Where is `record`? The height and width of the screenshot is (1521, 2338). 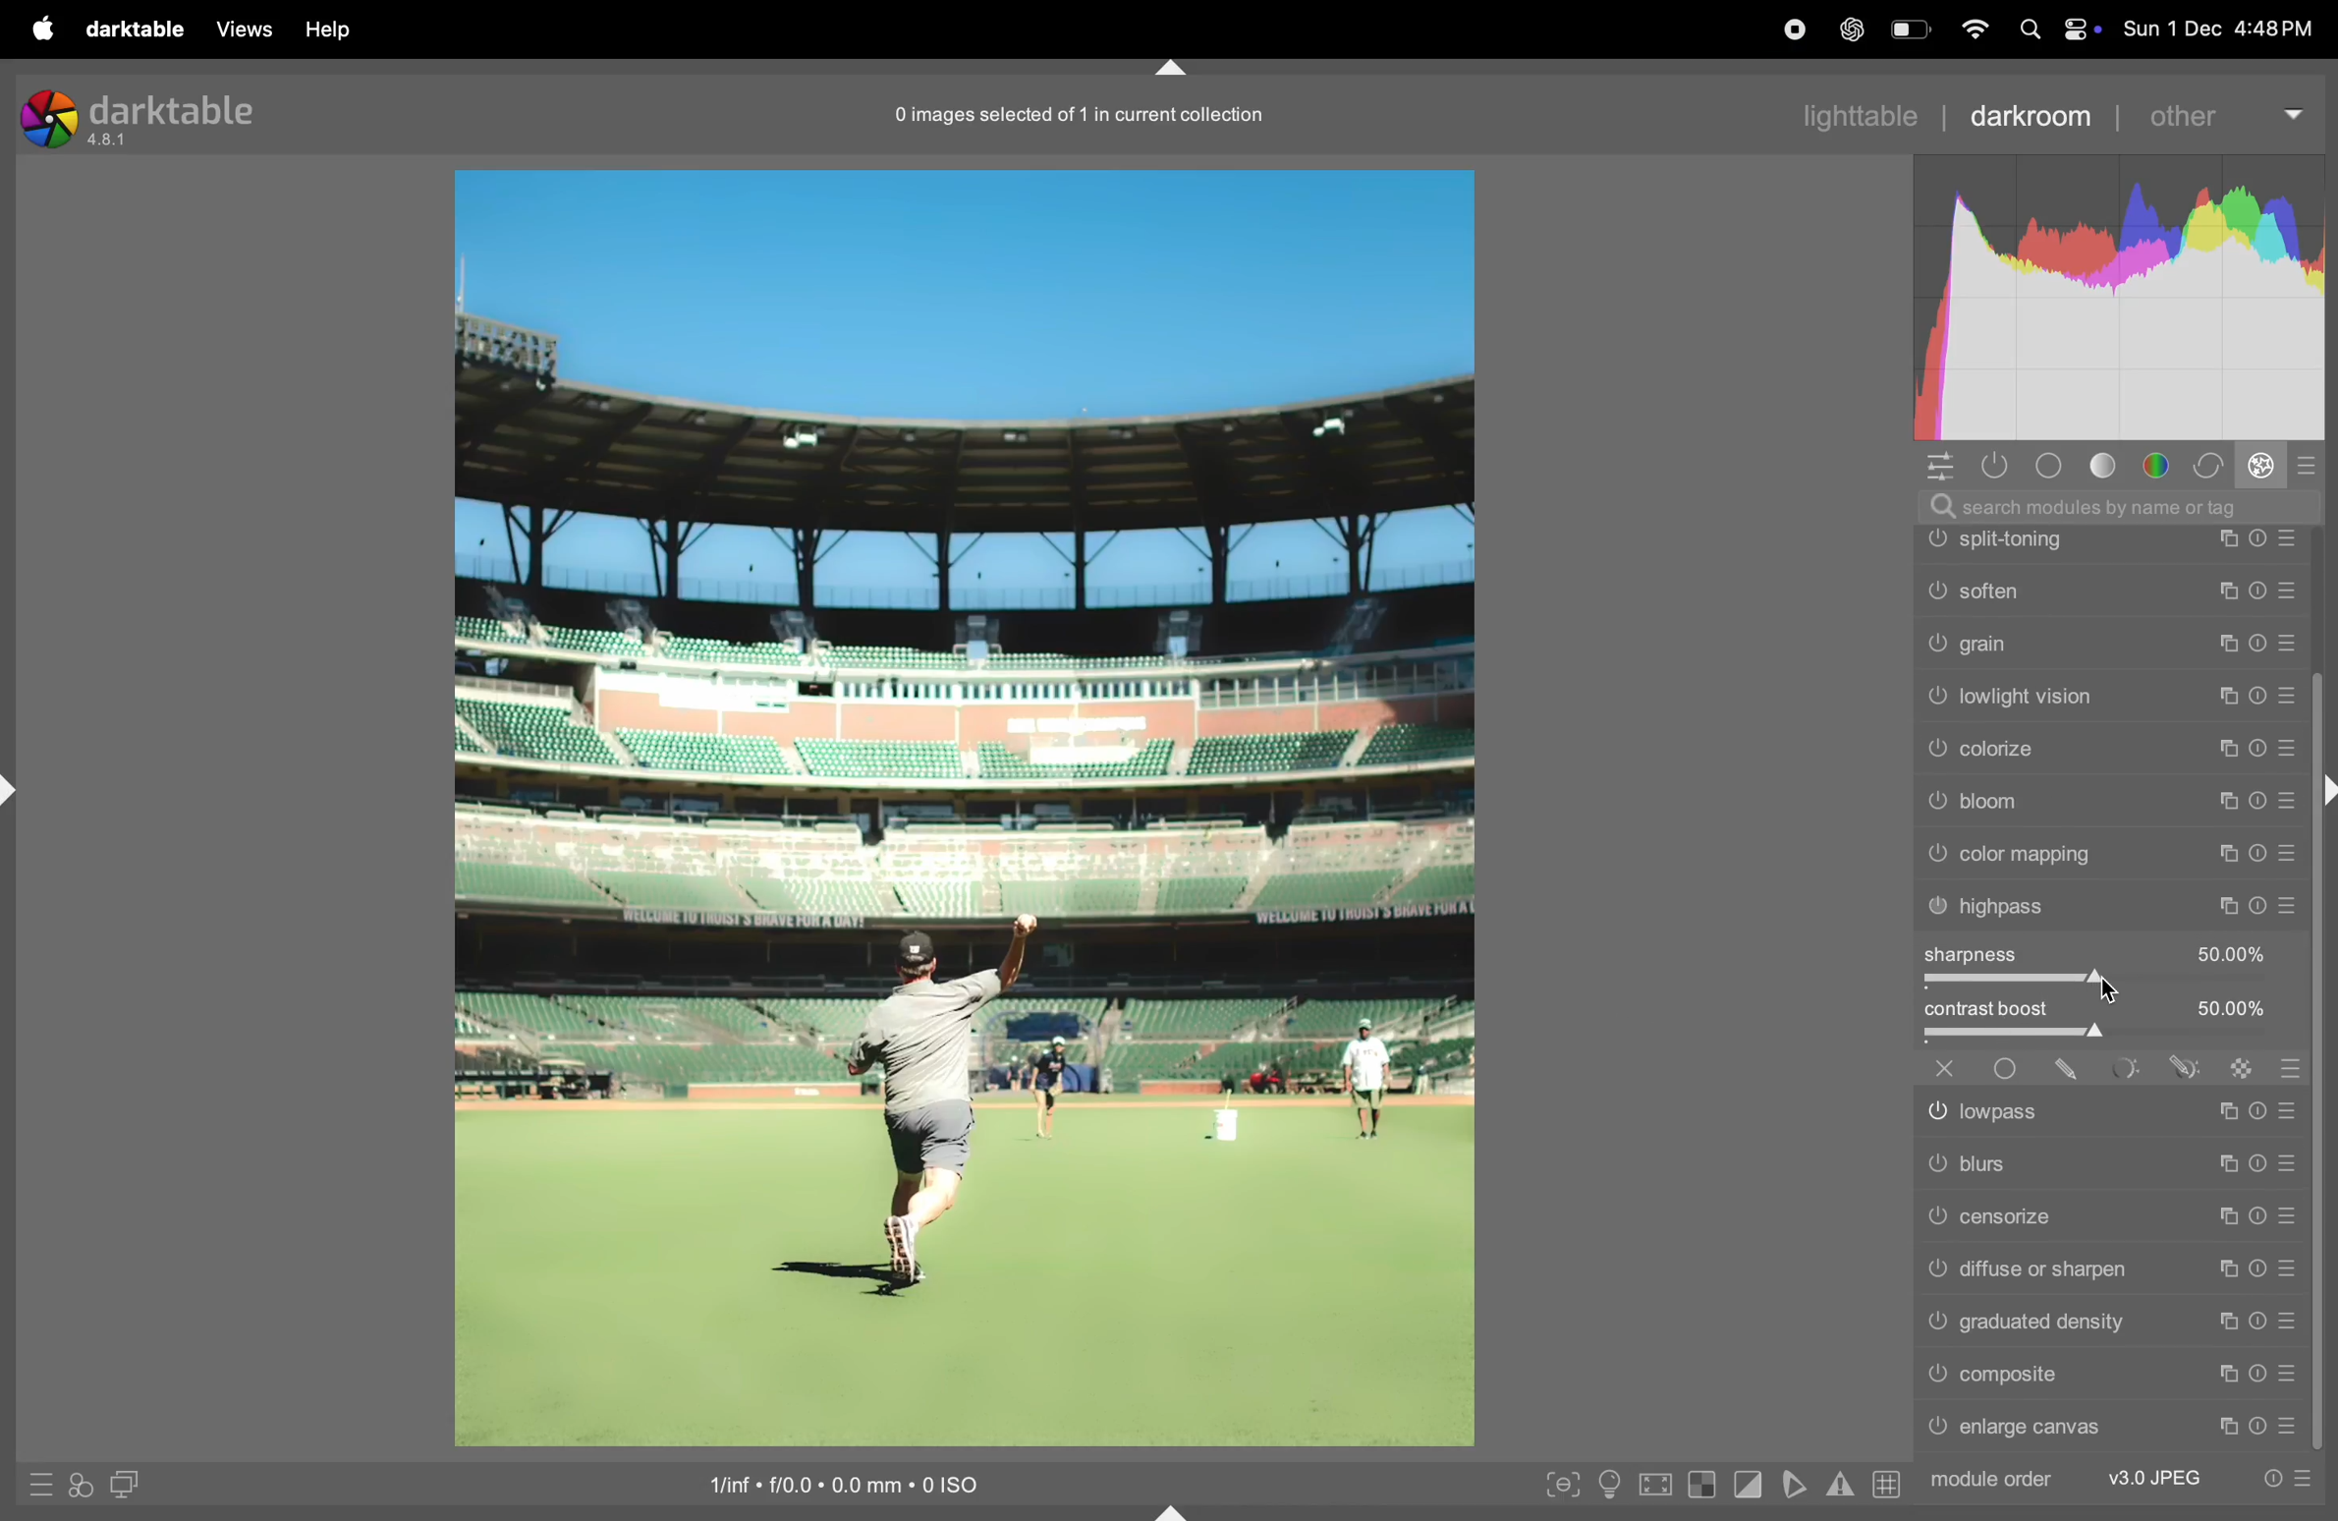 record is located at coordinates (1716, 31).